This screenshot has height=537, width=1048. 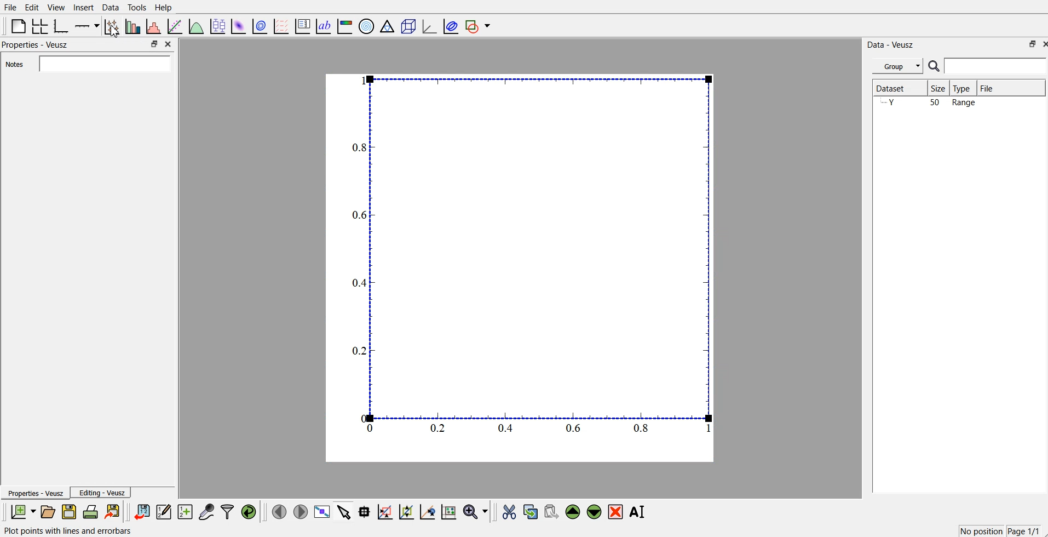 What do you see at coordinates (134, 25) in the screenshot?
I see `bar chart` at bounding box center [134, 25].